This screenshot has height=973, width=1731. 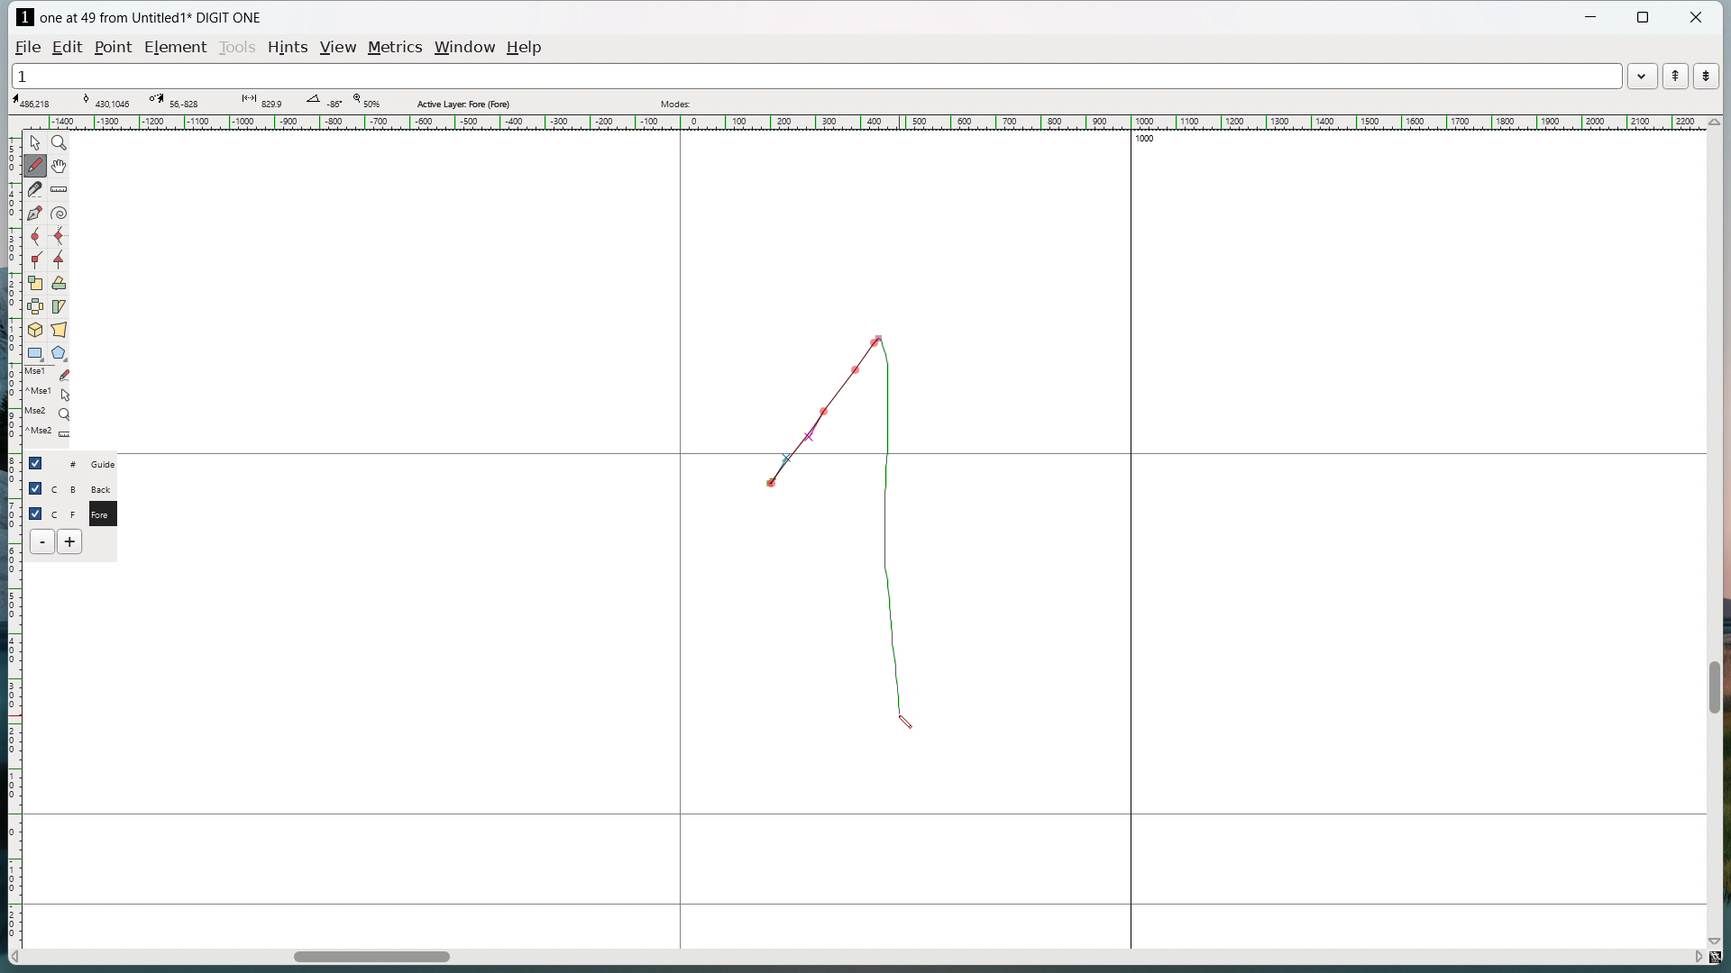 What do you see at coordinates (1719, 938) in the screenshot?
I see `scroll down` at bounding box center [1719, 938].